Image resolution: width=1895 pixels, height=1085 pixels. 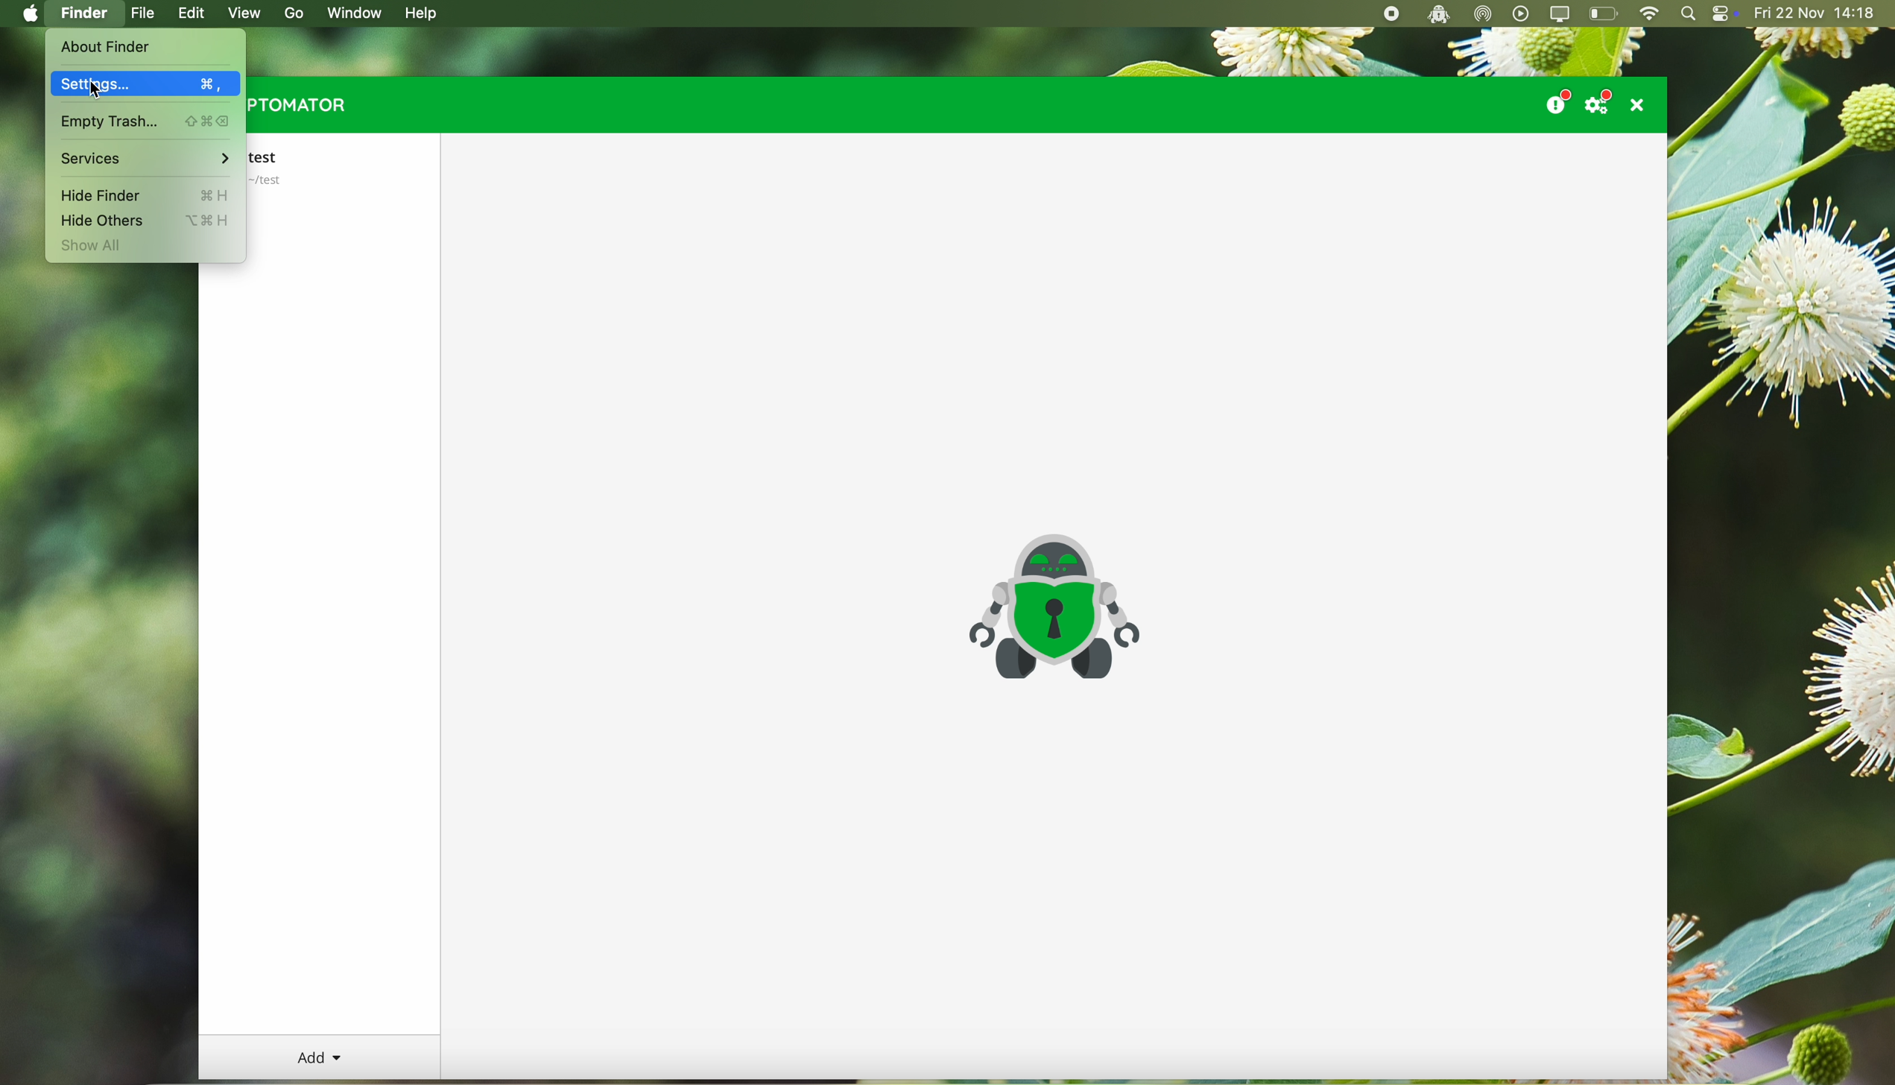 What do you see at coordinates (1648, 14) in the screenshot?
I see `wifi` at bounding box center [1648, 14].